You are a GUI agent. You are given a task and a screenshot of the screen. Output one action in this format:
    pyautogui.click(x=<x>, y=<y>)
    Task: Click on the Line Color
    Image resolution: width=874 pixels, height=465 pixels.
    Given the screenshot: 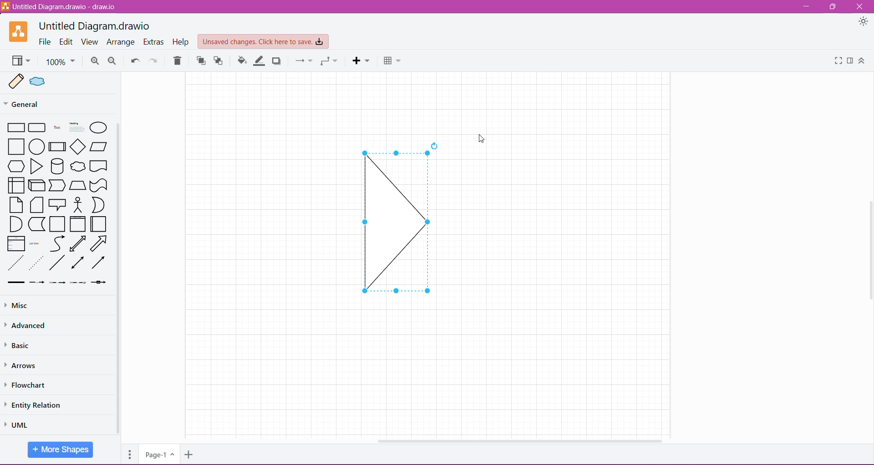 What is the action you would take?
    pyautogui.click(x=258, y=61)
    